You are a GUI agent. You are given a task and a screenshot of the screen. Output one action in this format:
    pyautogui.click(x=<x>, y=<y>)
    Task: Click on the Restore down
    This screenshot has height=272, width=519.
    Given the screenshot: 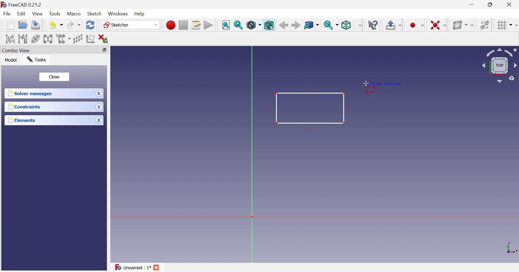 What is the action you would take?
    pyautogui.click(x=105, y=51)
    